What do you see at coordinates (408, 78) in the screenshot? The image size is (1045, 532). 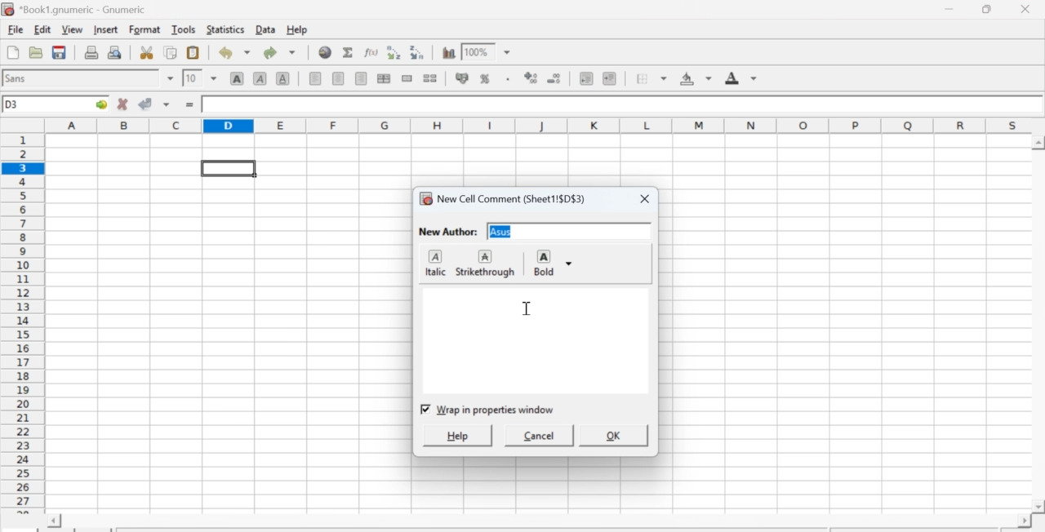 I see `Merge cells` at bounding box center [408, 78].